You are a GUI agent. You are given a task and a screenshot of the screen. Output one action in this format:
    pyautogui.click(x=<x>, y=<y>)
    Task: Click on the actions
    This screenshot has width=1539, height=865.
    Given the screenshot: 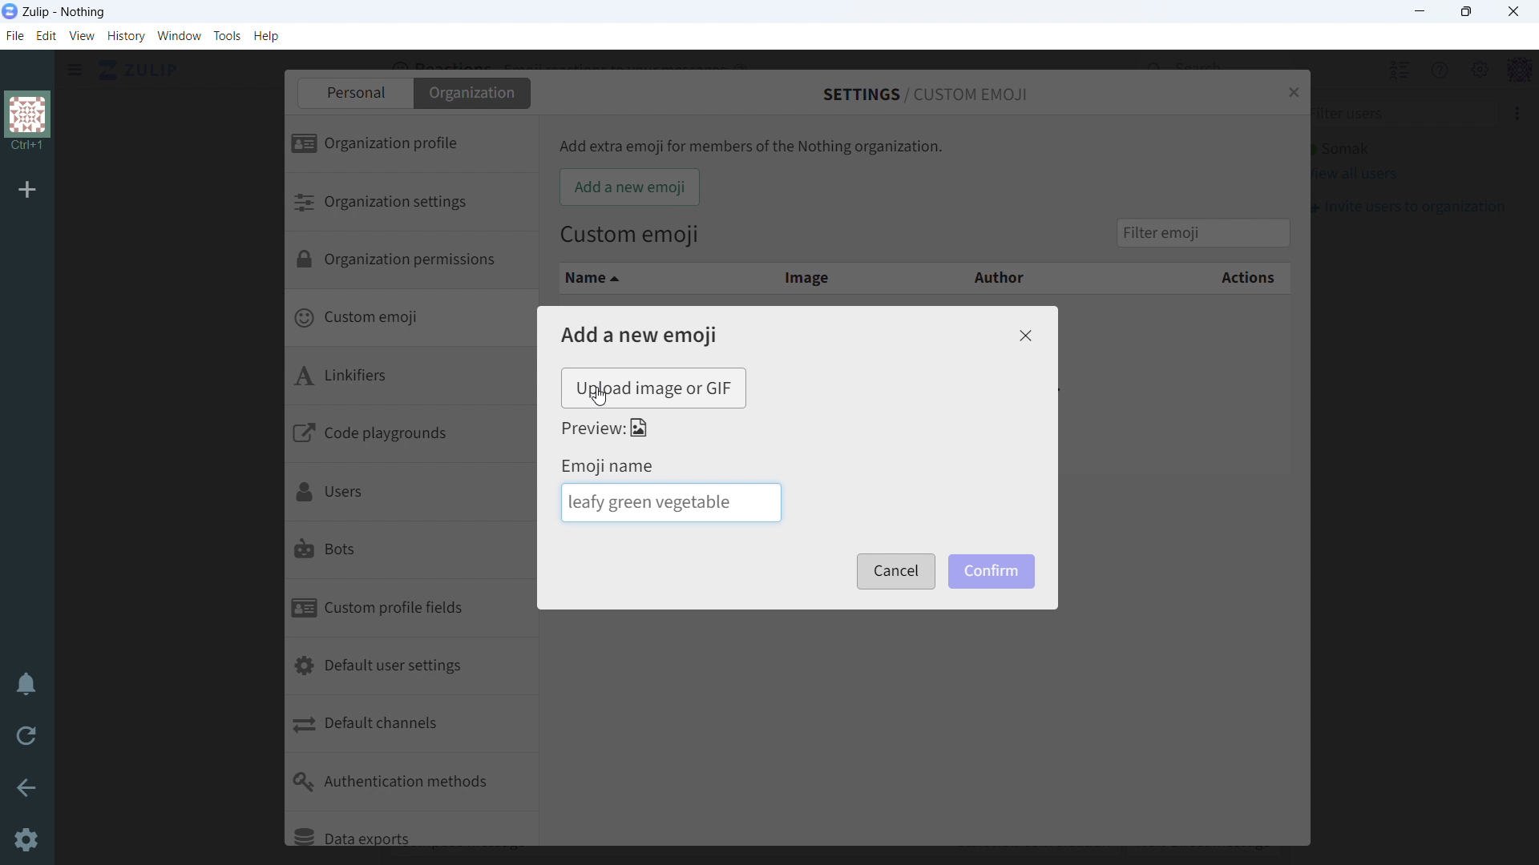 What is the action you would take?
    pyautogui.click(x=1191, y=279)
    